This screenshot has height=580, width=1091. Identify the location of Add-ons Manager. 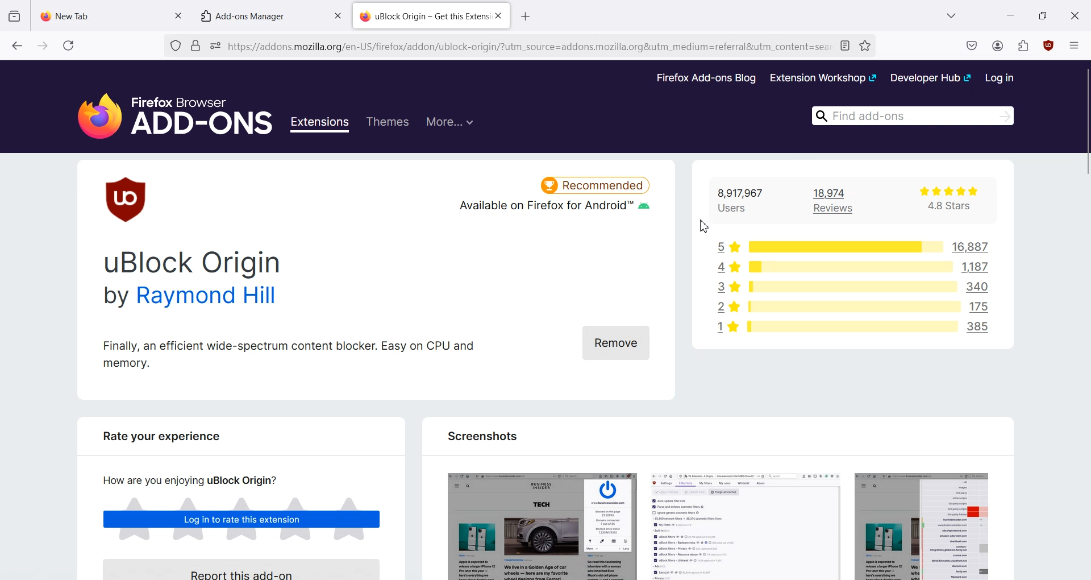
(248, 15).